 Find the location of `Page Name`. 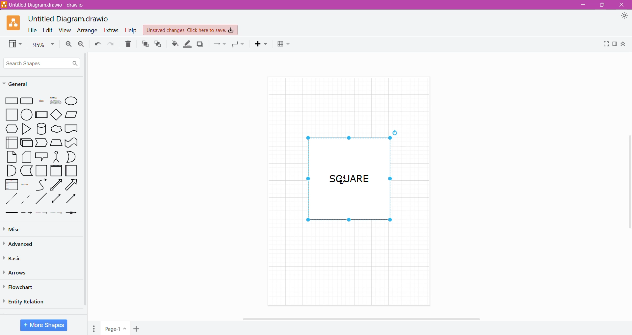

Page Name is located at coordinates (115, 329).